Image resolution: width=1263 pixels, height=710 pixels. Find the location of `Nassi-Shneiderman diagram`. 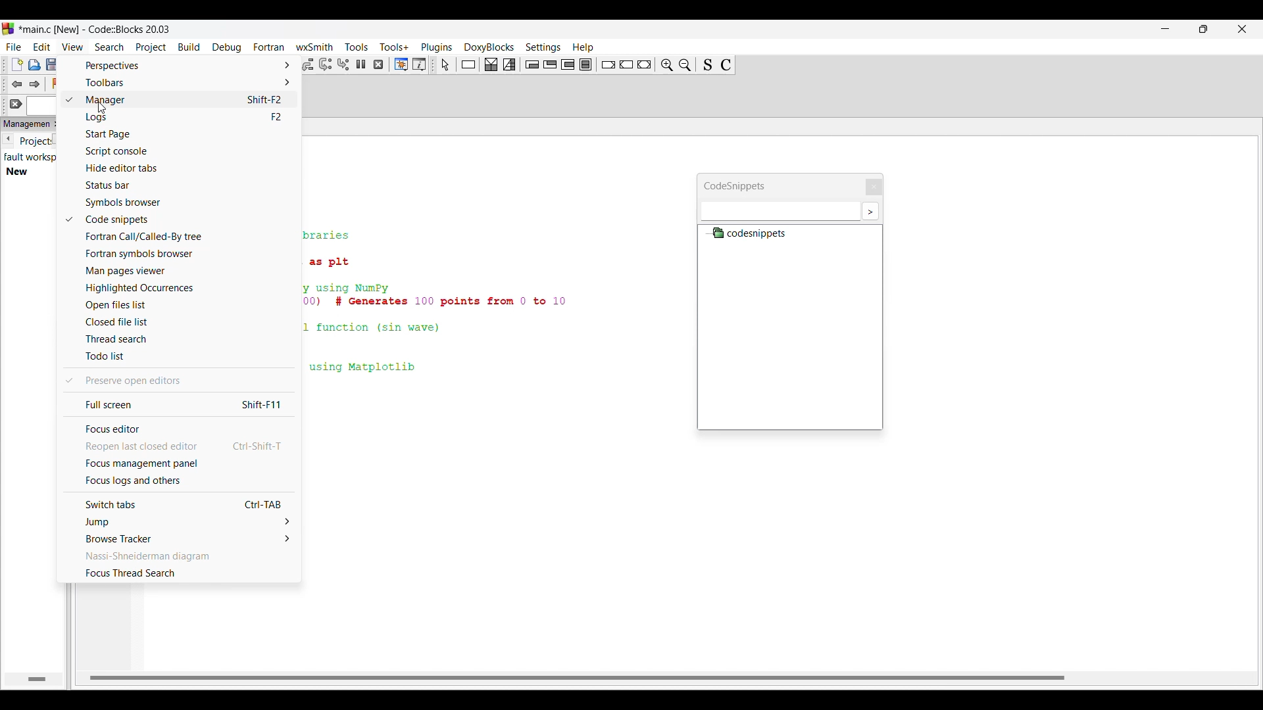

Nassi-Shneiderman diagram is located at coordinates (179, 557).